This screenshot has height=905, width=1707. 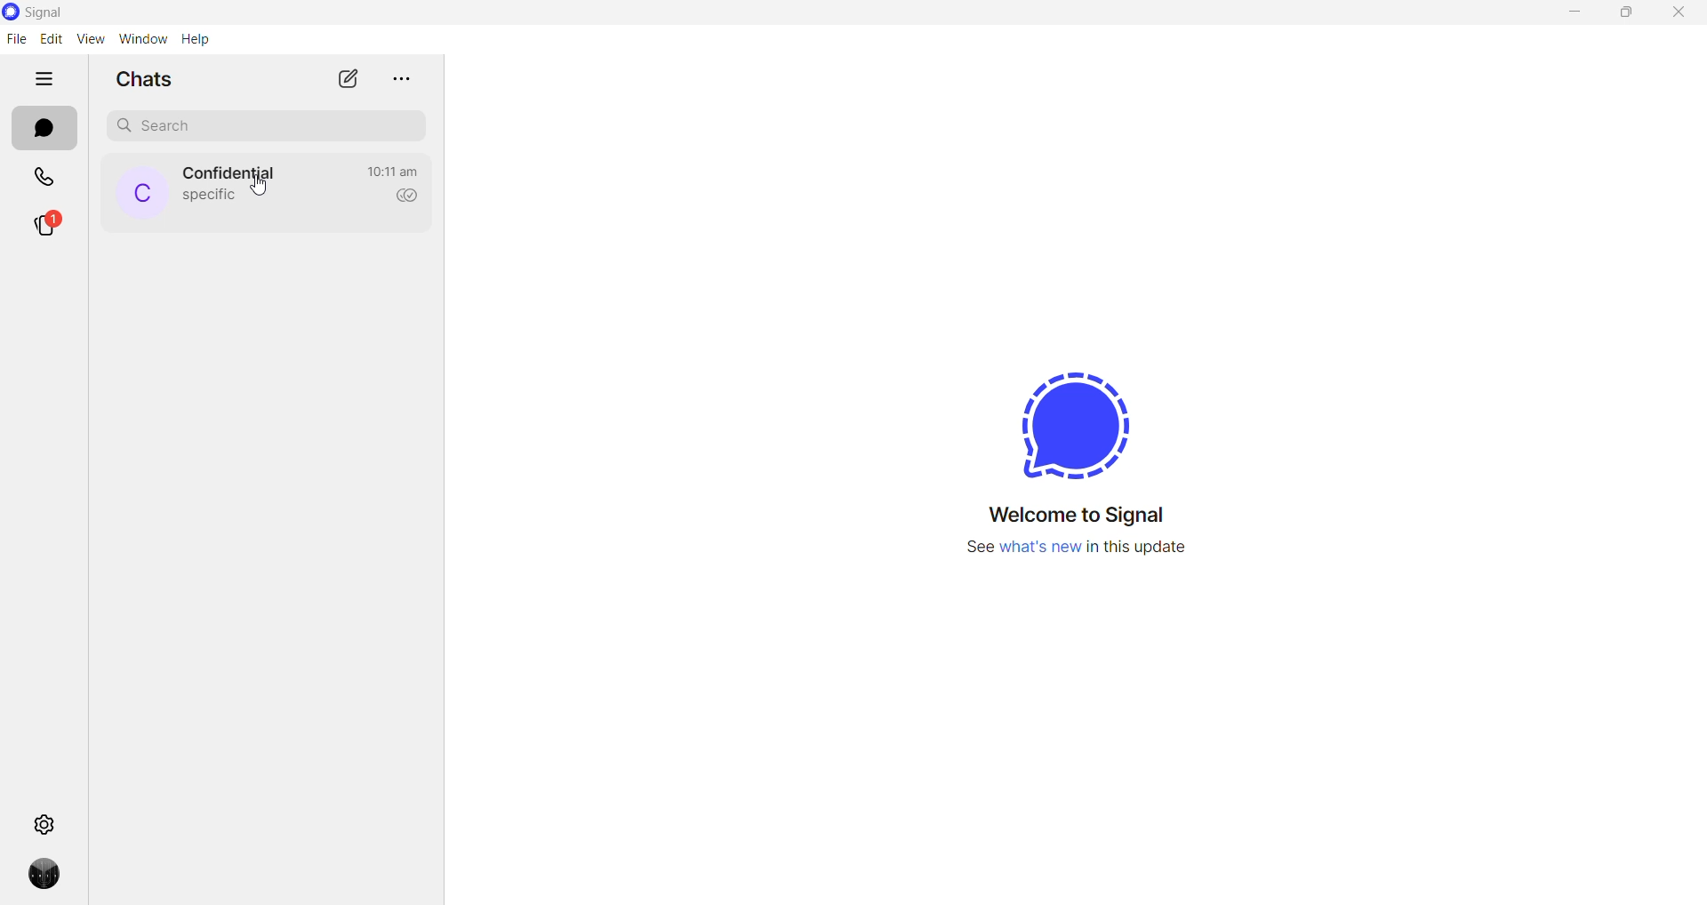 I want to click on last active time, so click(x=391, y=172).